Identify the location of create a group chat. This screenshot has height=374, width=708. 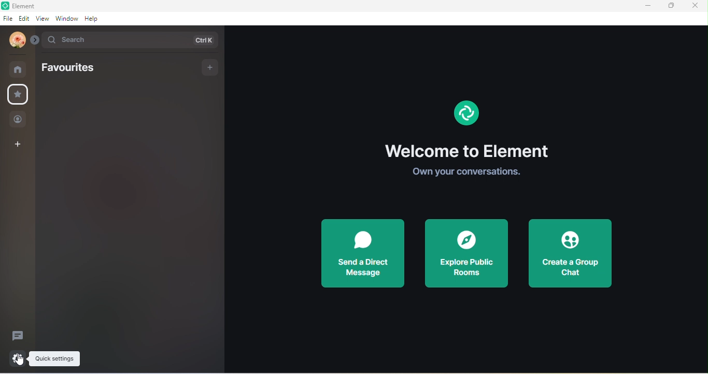
(570, 251).